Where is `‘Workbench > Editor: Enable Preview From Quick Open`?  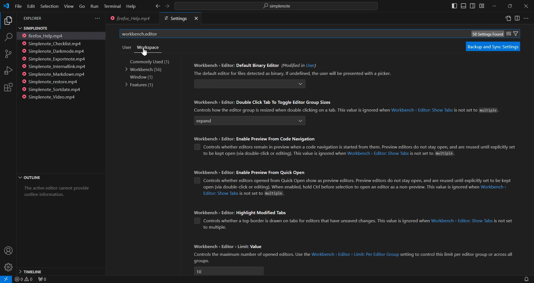 ‘Workbench > Editor: Enable Preview From Quick Open is located at coordinates (250, 172).